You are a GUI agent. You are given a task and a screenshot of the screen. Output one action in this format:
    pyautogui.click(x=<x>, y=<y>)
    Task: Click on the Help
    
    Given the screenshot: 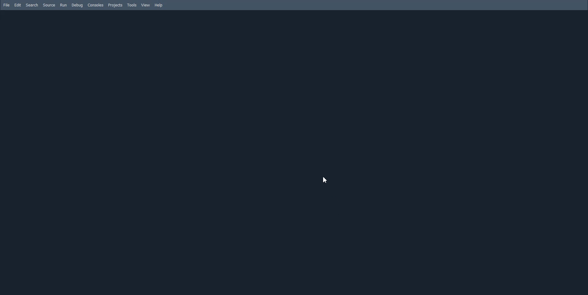 What is the action you would take?
    pyautogui.click(x=159, y=5)
    